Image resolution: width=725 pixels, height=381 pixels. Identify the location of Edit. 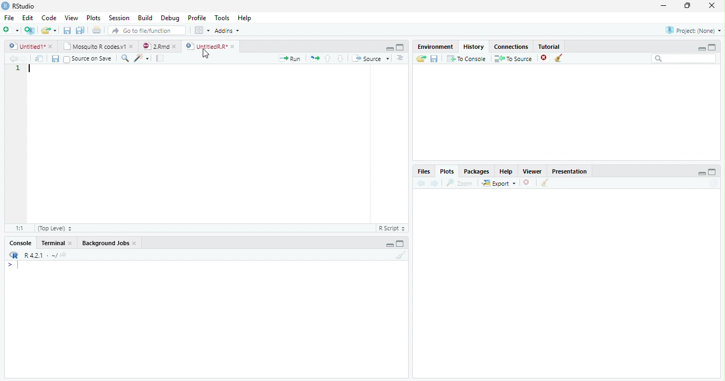
(28, 18).